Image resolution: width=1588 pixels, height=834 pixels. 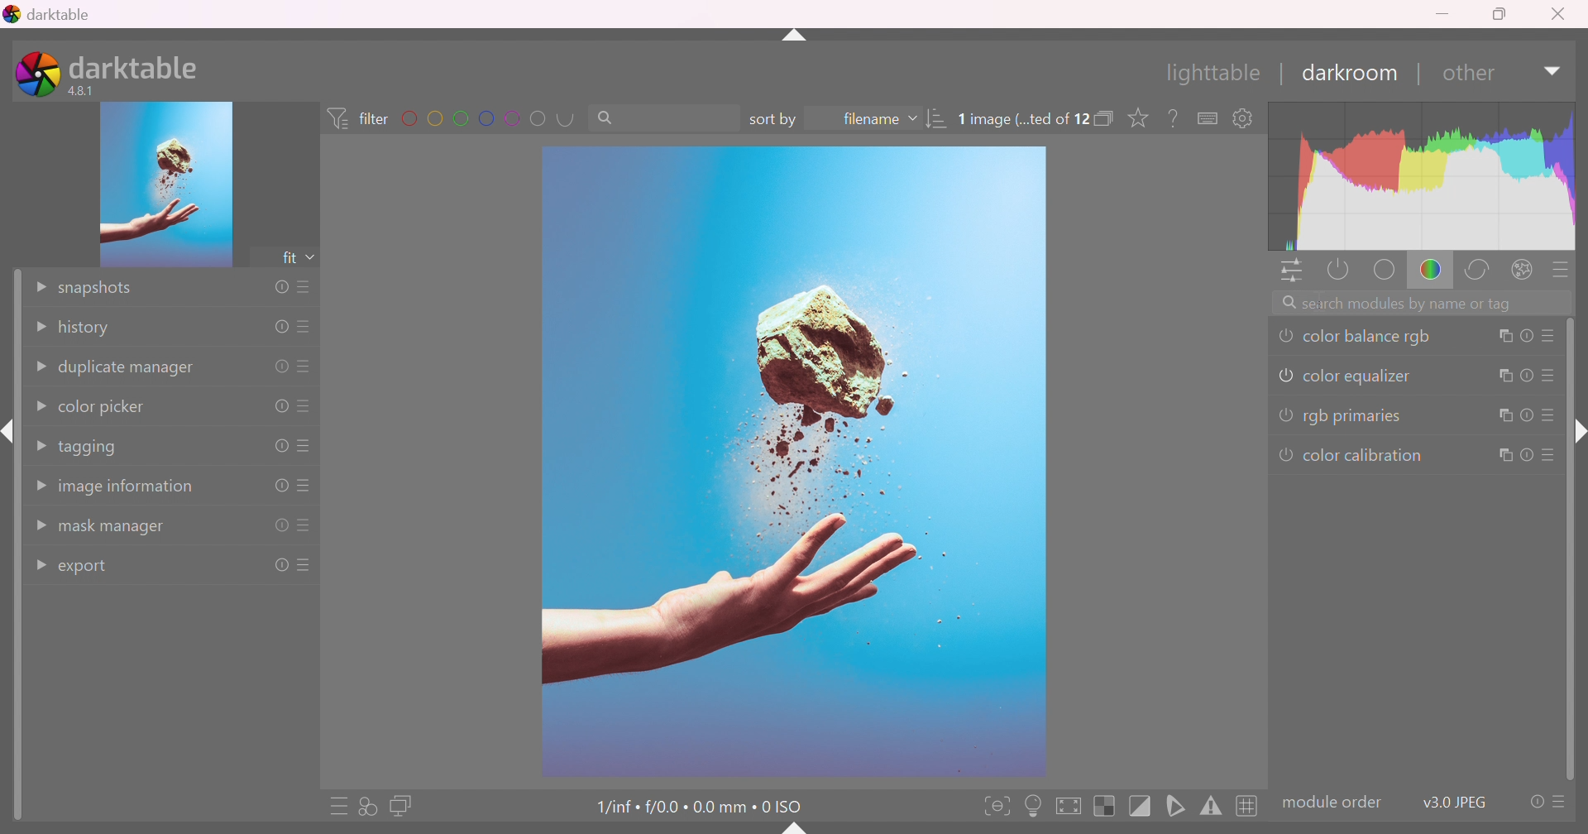 I want to click on presets, so click(x=1552, y=458).